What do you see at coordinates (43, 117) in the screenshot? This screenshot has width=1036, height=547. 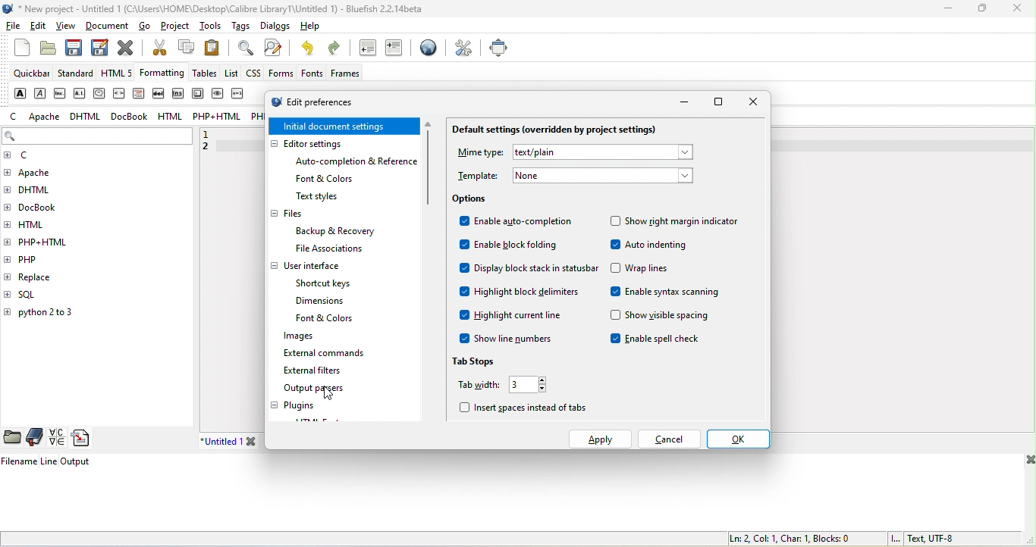 I see `apache` at bounding box center [43, 117].